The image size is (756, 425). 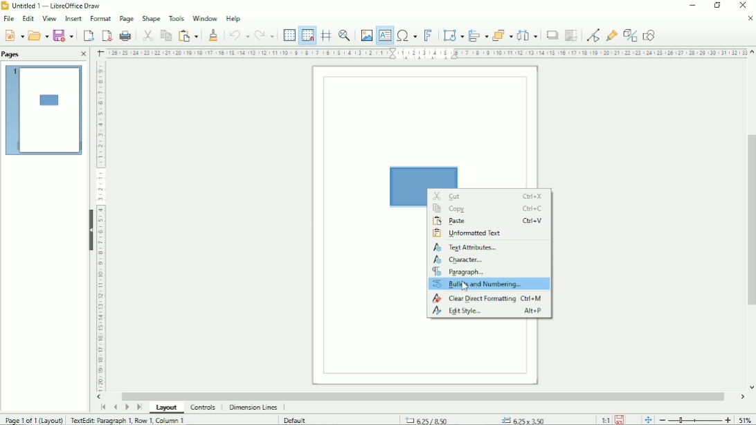 I want to click on Tools, so click(x=176, y=18).